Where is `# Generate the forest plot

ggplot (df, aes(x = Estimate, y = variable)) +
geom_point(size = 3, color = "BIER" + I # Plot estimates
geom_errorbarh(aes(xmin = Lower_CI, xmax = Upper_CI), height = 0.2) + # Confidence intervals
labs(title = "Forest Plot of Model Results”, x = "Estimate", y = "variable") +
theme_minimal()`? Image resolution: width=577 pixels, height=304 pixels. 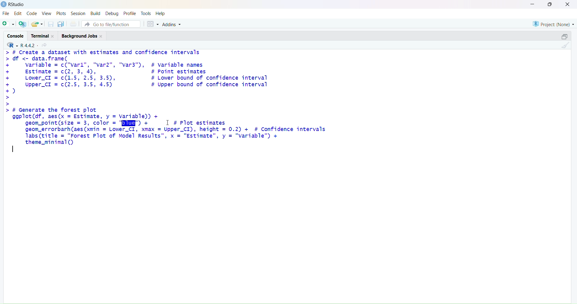
# Generate the forest plot

ggplot (df, aes(x = Estimate, y = variable)) +
geom_point(size = 3, color = "BIER" + I # Plot estimates
geom_errorbarh(aes(xmin = Lower_CI, xmax = Upper_CI), height = 0.2) + # Confidence intervals
labs(title = "Forest Plot of Model Results”, x = "Estimate", y = "variable") +
theme_minimal() is located at coordinates (169, 126).